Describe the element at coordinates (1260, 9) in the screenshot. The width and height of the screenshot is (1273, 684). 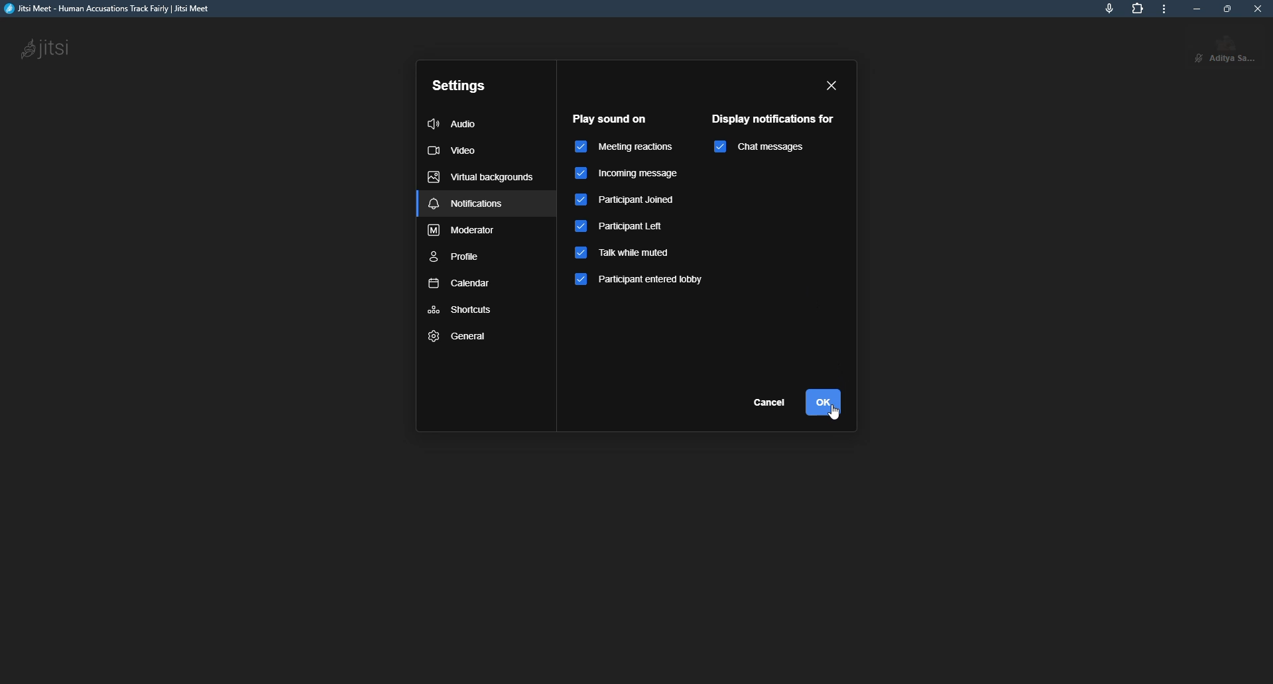
I see `close` at that location.